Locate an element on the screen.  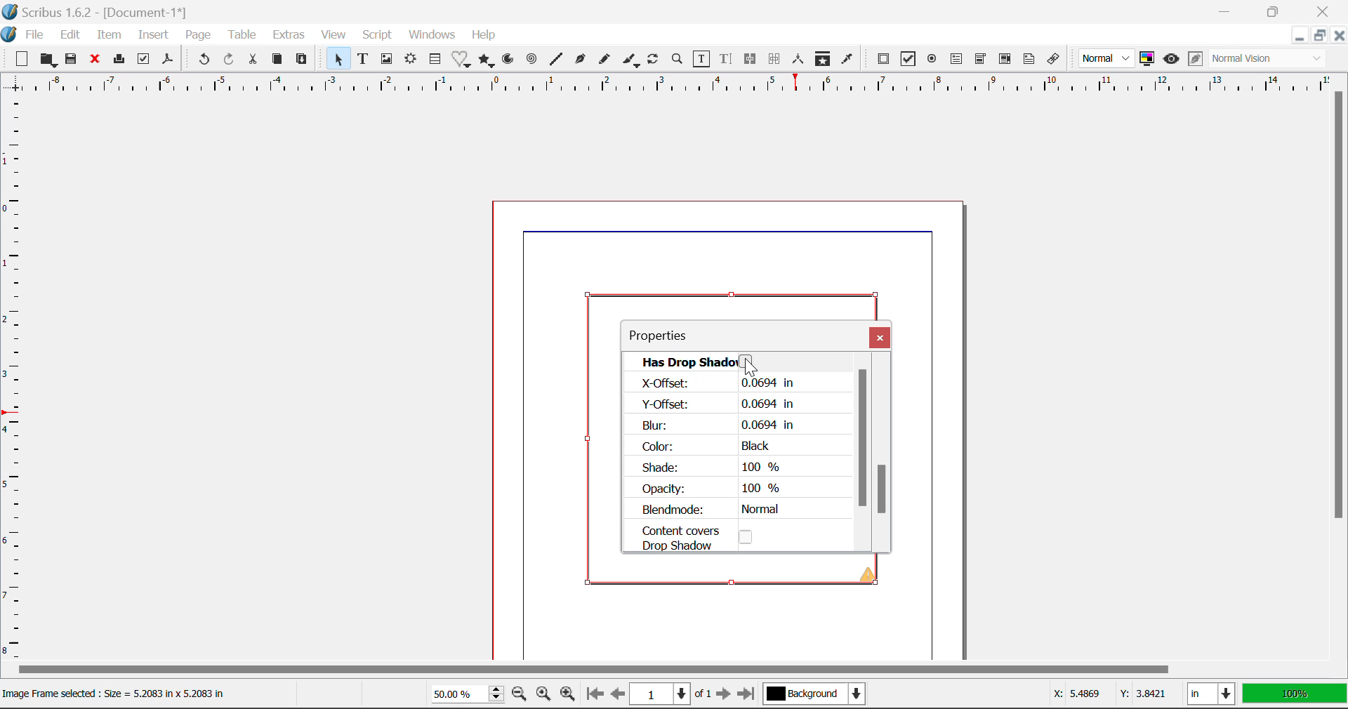
Close is located at coordinates (880, 339).